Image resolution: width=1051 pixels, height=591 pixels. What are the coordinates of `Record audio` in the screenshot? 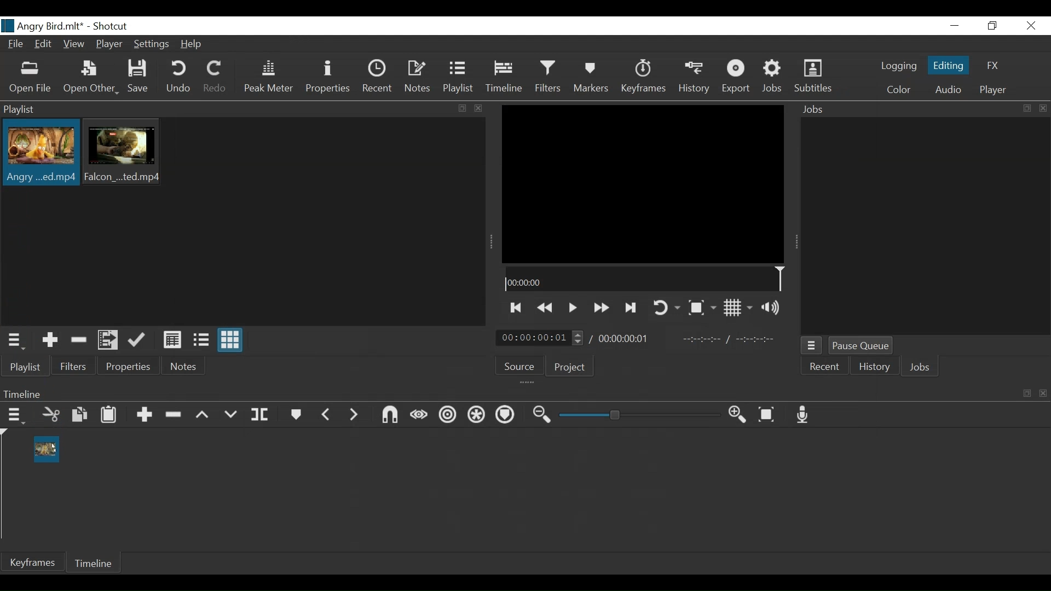 It's located at (804, 414).